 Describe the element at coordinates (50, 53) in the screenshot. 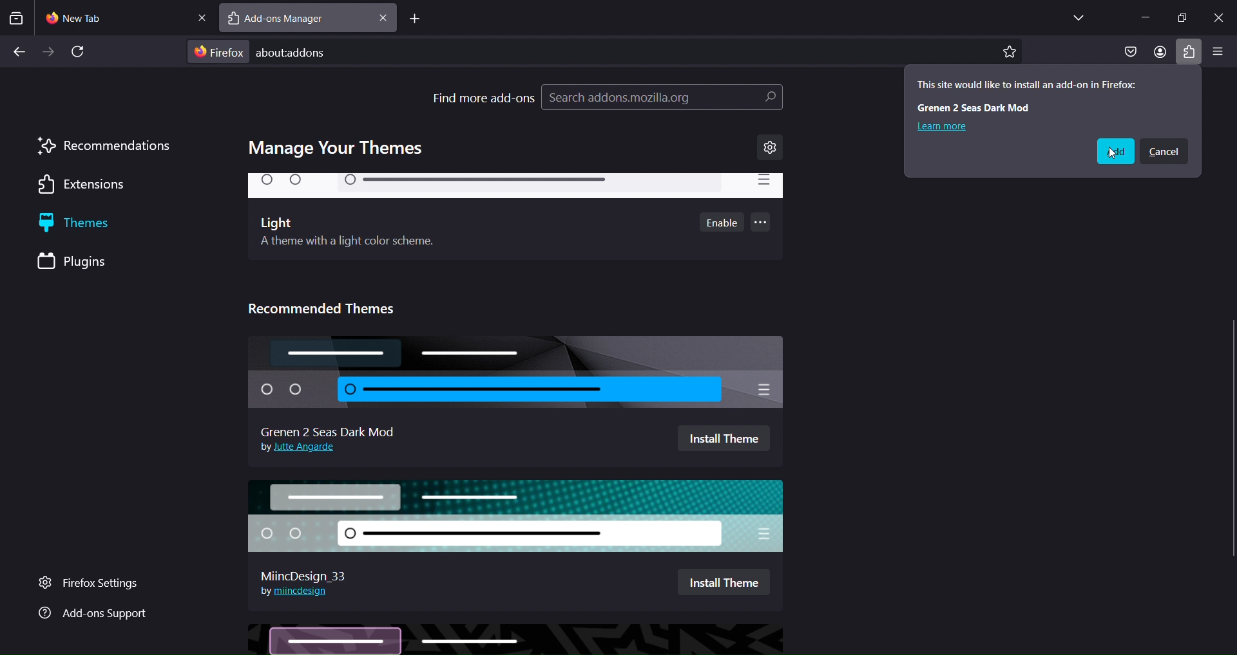

I see `go forward one page` at that location.